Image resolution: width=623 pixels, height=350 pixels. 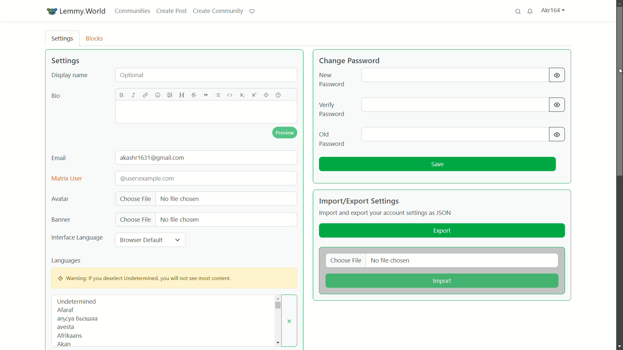 What do you see at coordinates (66, 60) in the screenshot?
I see `settings` at bounding box center [66, 60].